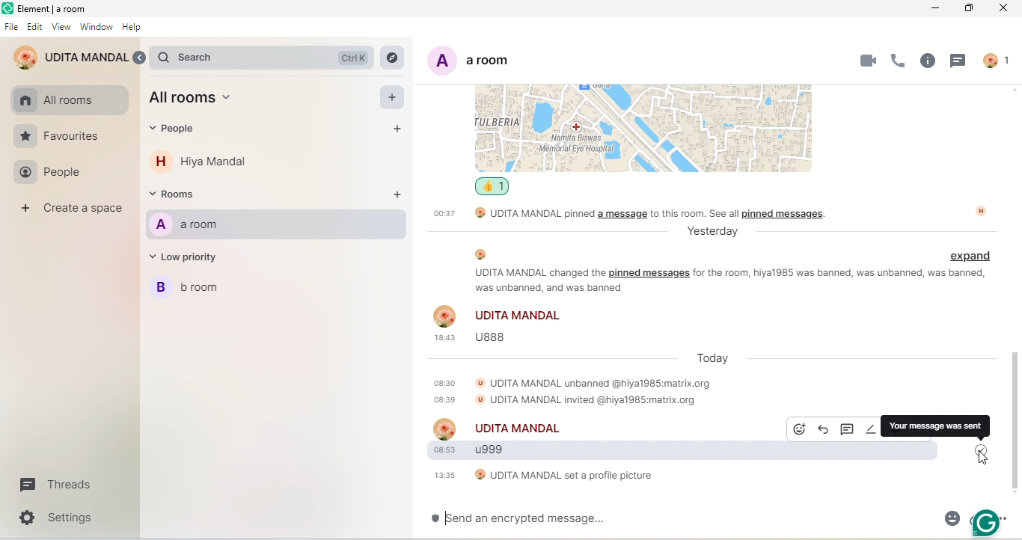 The height and width of the screenshot is (540, 1022). Describe the element at coordinates (717, 281) in the screenshot. I see `UDITA MANDAL changed the pinned messages for the room, hiya1985 was banned, was unbanned, was banned,
was unbanned, and was banned` at that location.